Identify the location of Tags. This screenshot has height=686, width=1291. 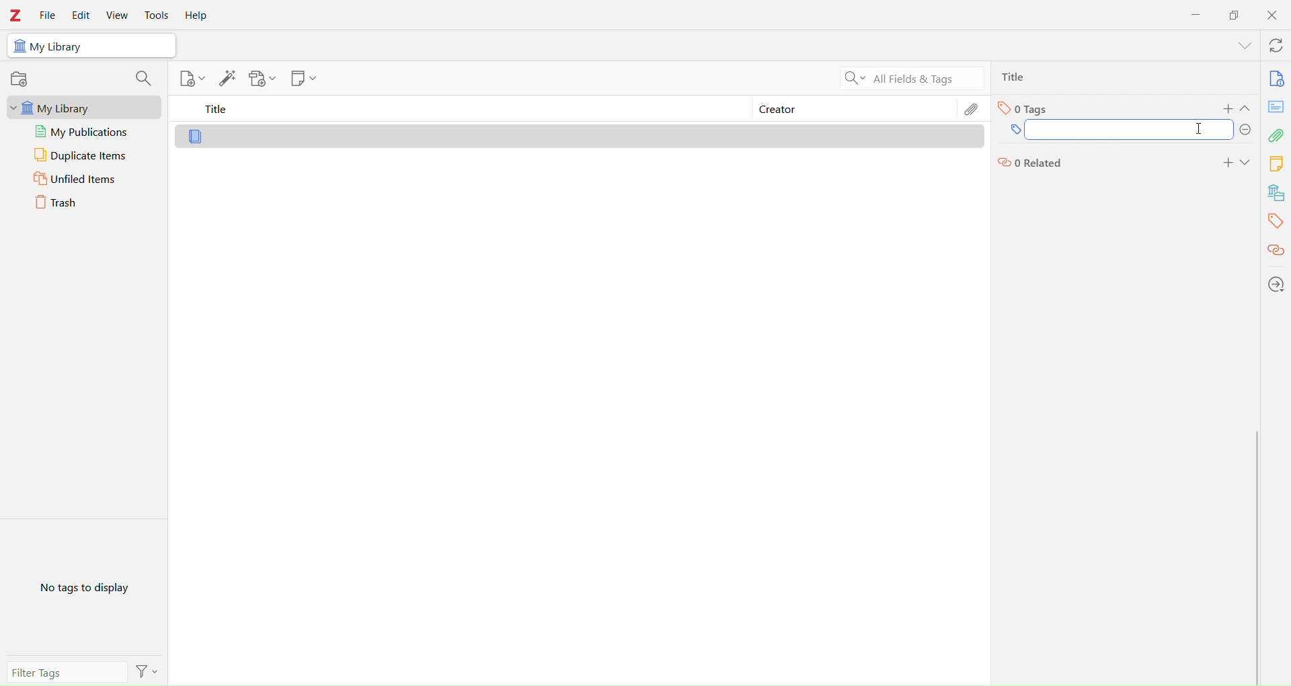
(1029, 111).